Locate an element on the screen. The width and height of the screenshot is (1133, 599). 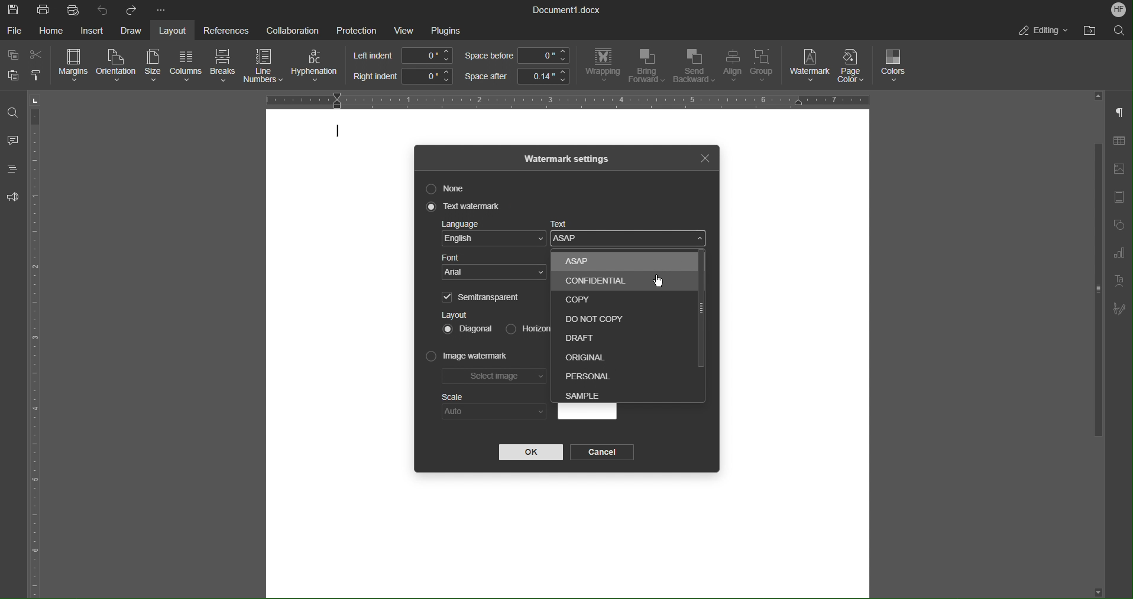
Horizonal is located at coordinates (525, 327).